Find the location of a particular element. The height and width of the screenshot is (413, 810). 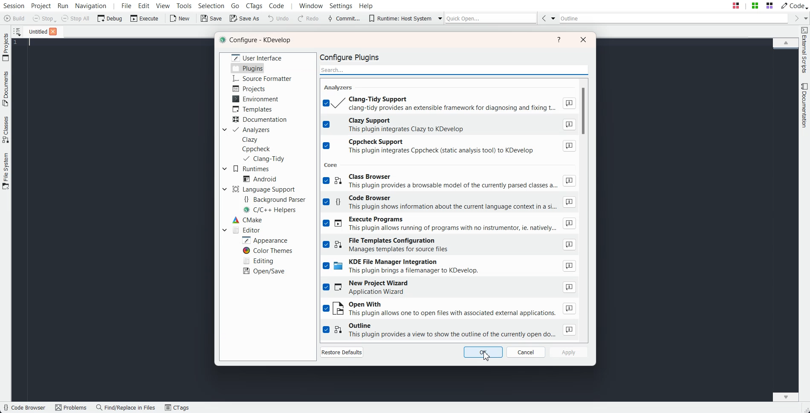

Documentation is located at coordinates (805, 105).